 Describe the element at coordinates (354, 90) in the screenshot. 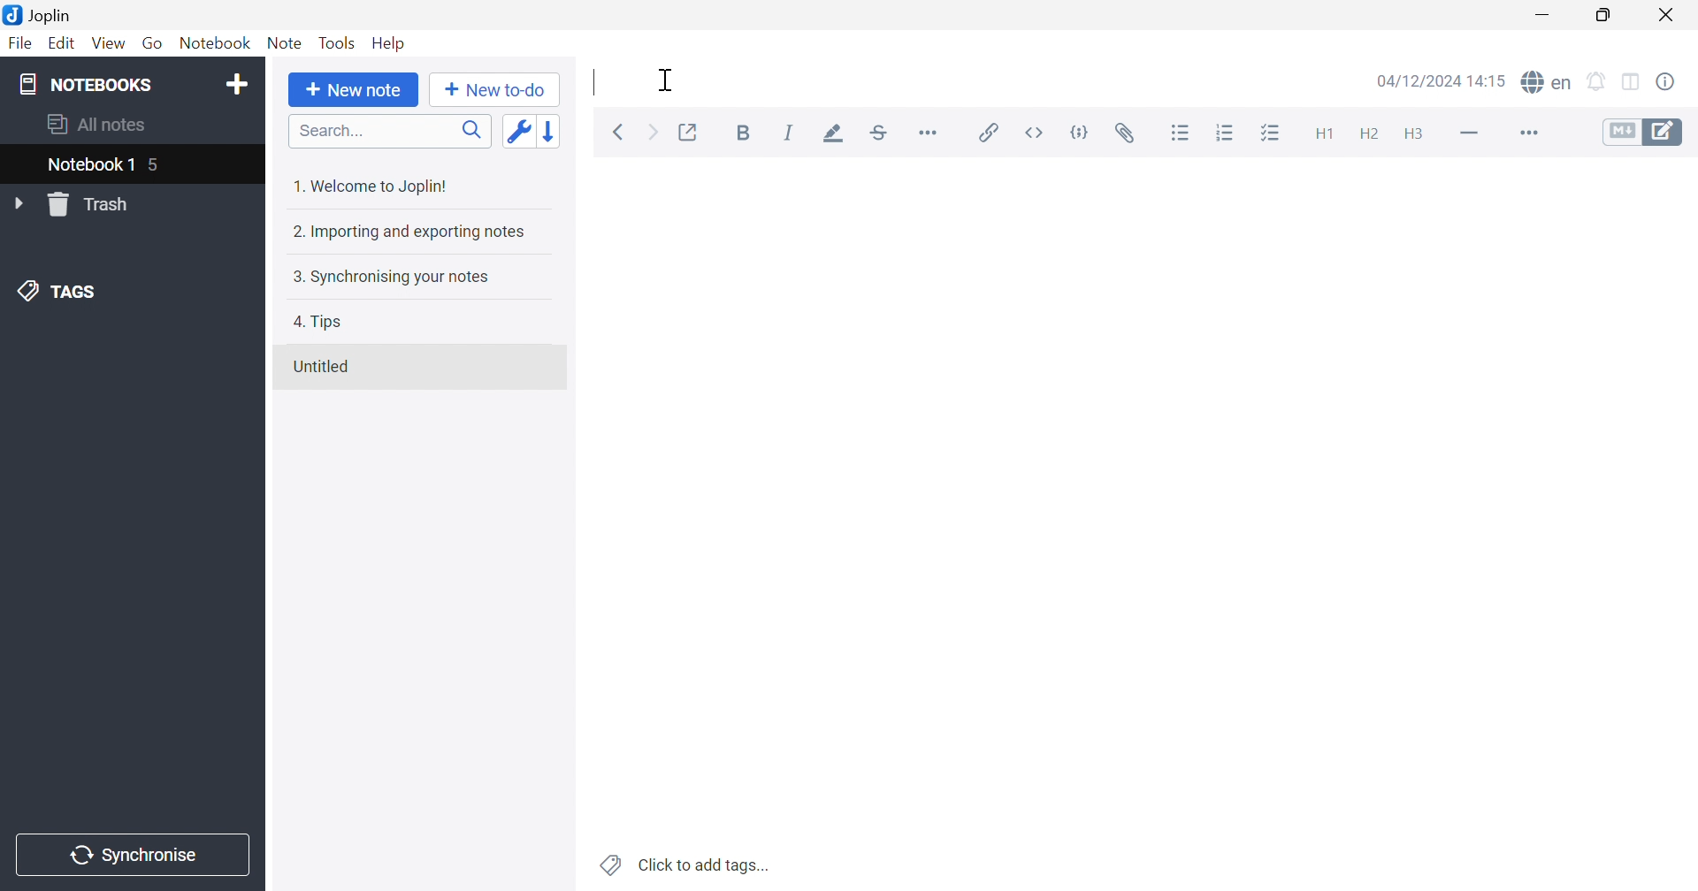

I see `New note` at that location.